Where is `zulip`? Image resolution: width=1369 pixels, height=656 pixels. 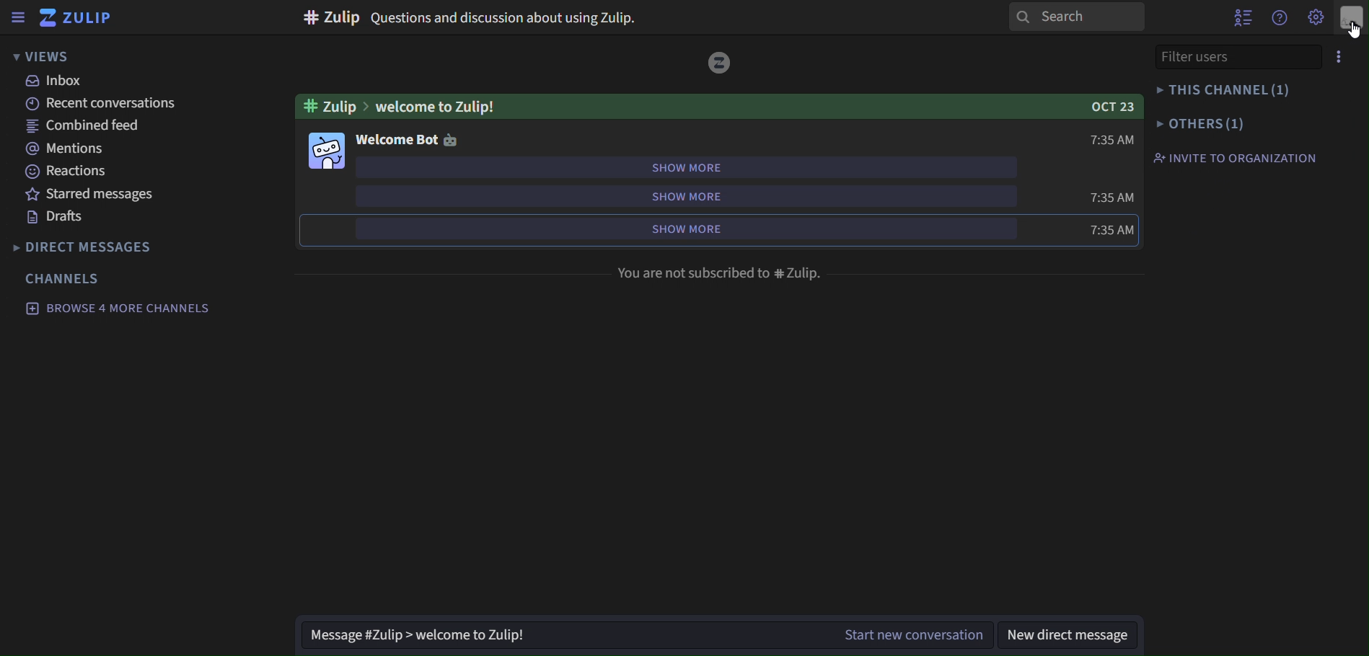
zulip is located at coordinates (78, 16).